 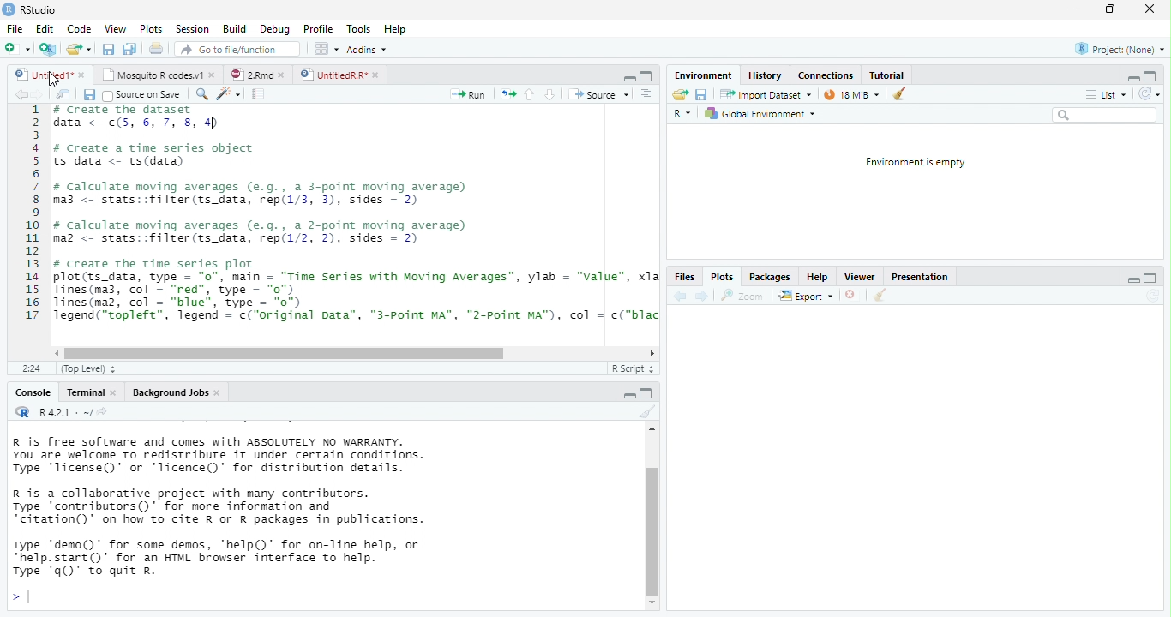 I want to click on print current file, so click(x=129, y=49).